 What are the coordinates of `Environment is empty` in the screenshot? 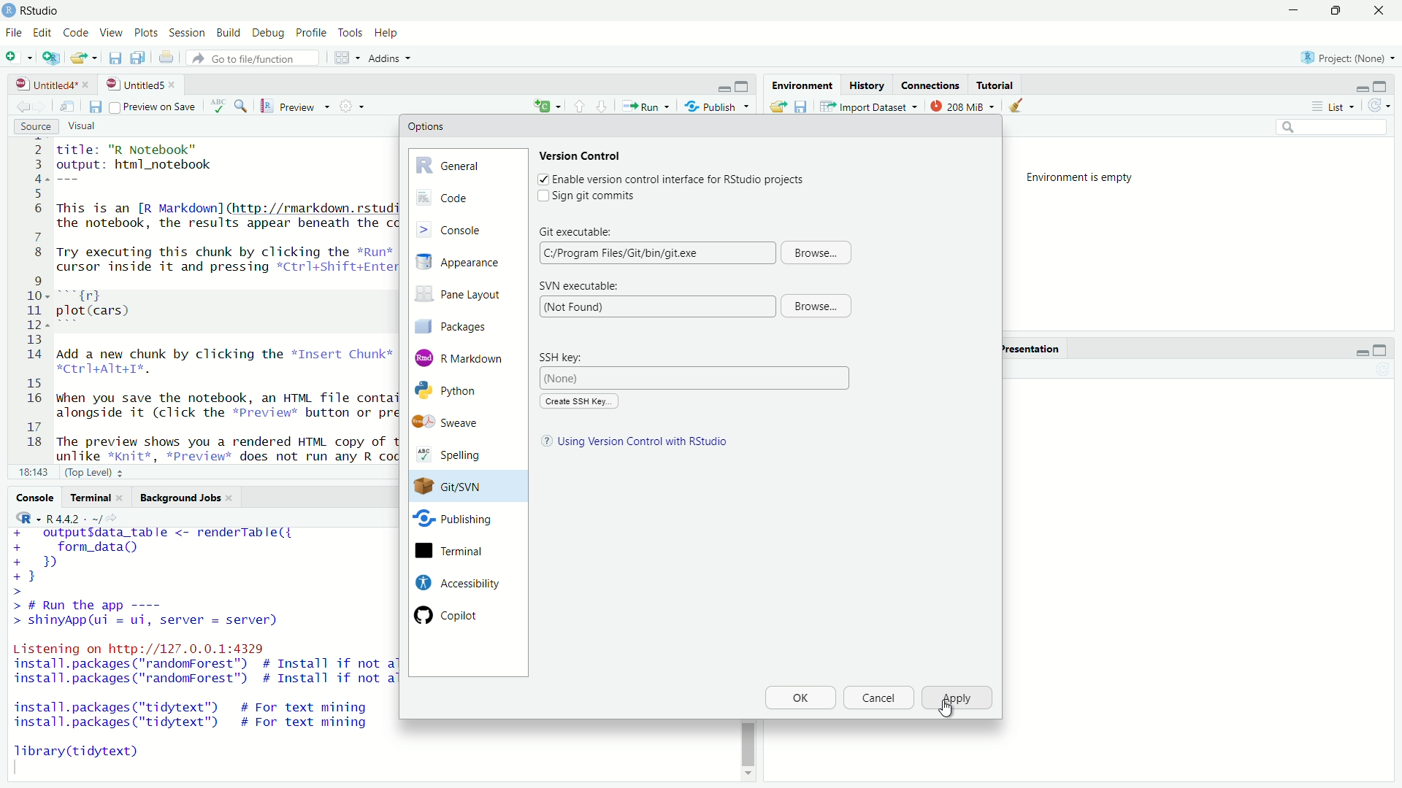 It's located at (1085, 178).